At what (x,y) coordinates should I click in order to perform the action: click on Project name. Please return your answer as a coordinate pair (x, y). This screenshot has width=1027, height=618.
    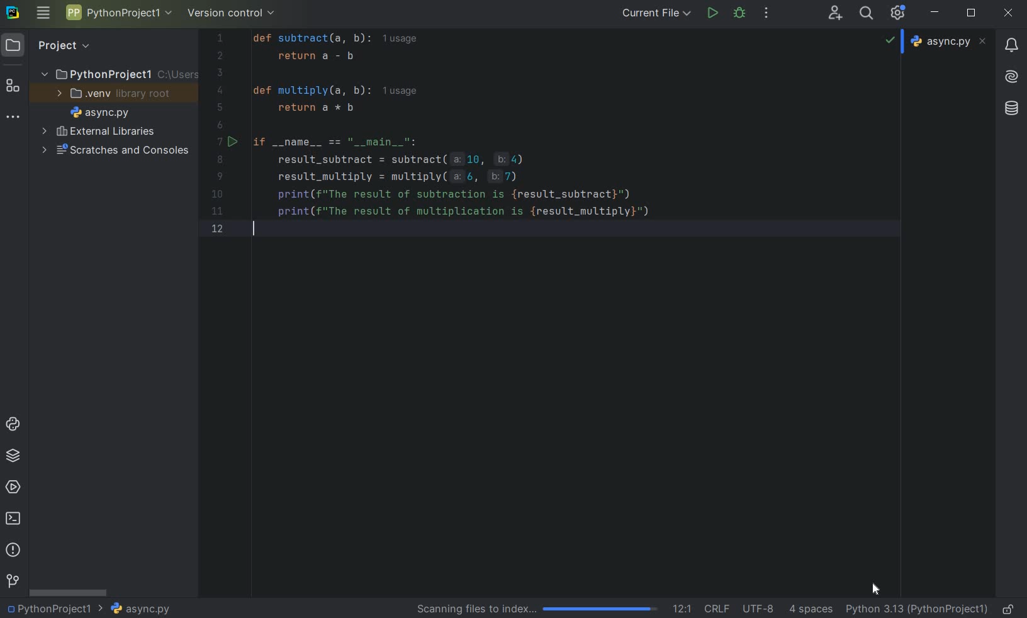
    Looking at the image, I should click on (55, 608).